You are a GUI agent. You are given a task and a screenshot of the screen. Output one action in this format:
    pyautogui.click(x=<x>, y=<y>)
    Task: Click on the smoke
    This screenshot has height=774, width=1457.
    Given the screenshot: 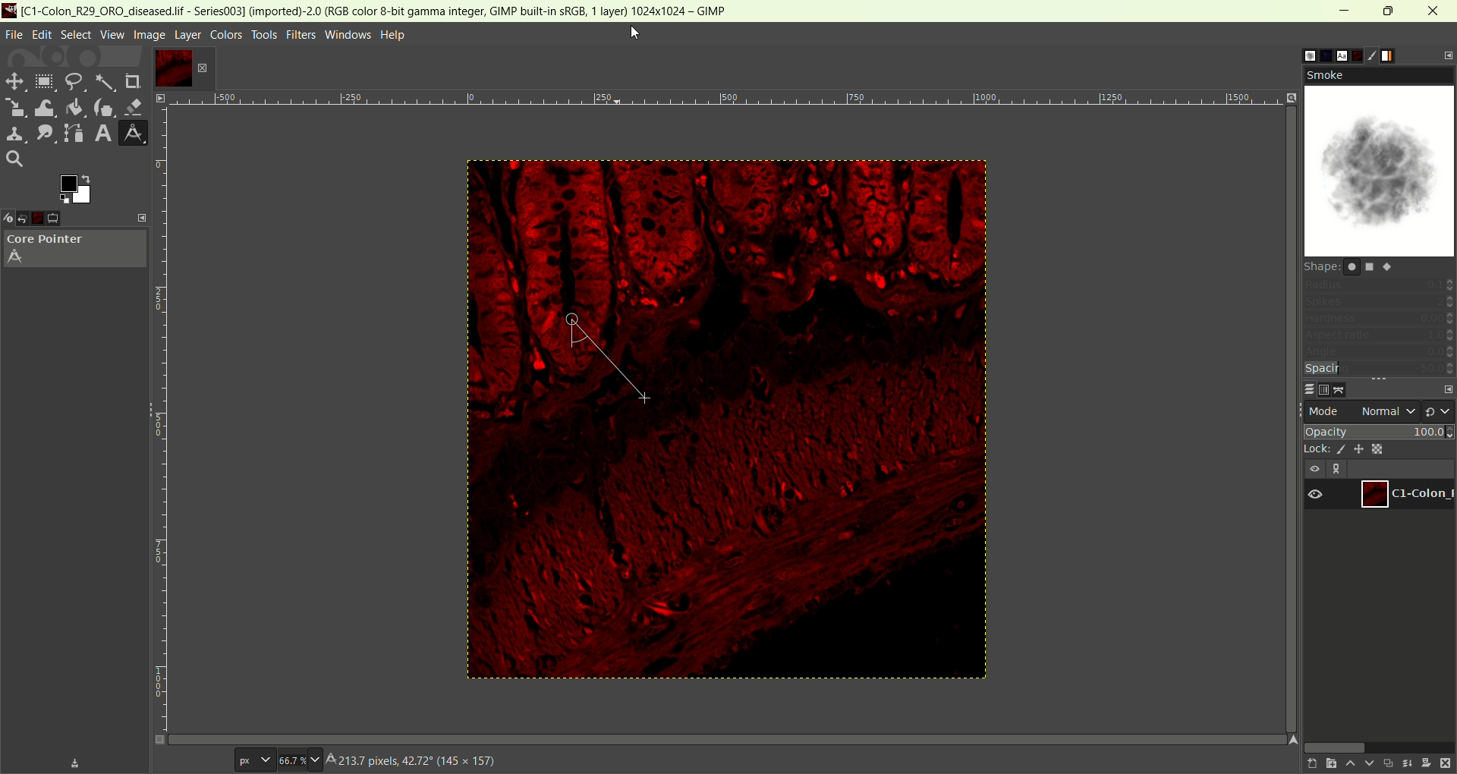 What is the action you would take?
    pyautogui.click(x=1379, y=161)
    